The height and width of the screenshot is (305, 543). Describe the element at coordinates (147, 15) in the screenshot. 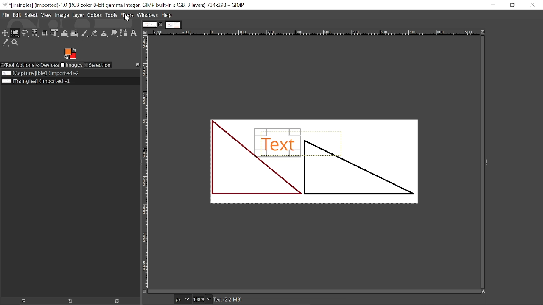

I see `Windows` at that location.